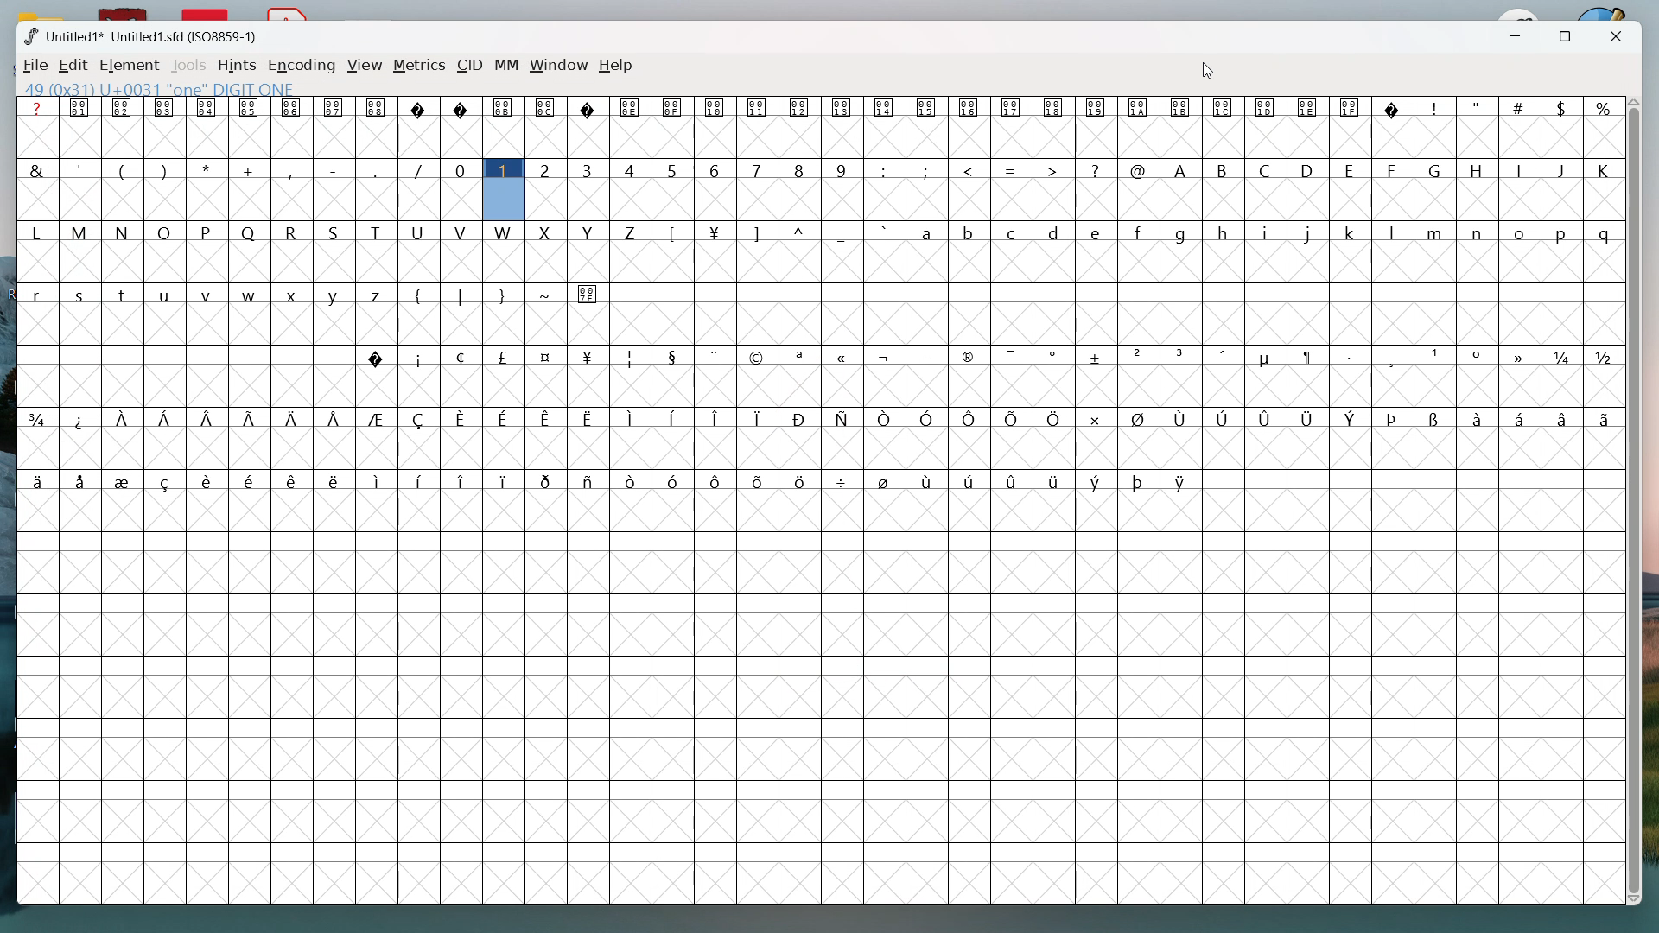 This screenshot has width=1659, height=933. I want to click on symbol, so click(422, 107).